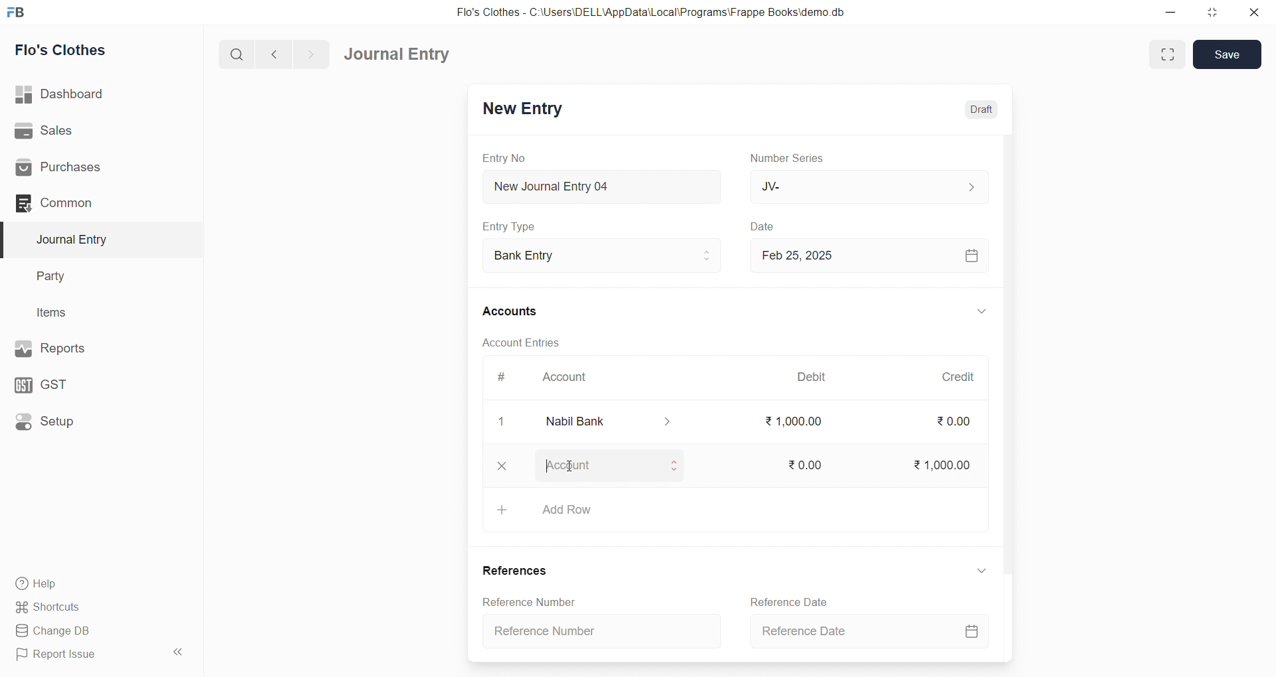 Image resolution: width=1276 pixels, height=677 pixels. What do you see at coordinates (97, 606) in the screenshot?
I see `Shortcuts` at bounding box center [97, 606].